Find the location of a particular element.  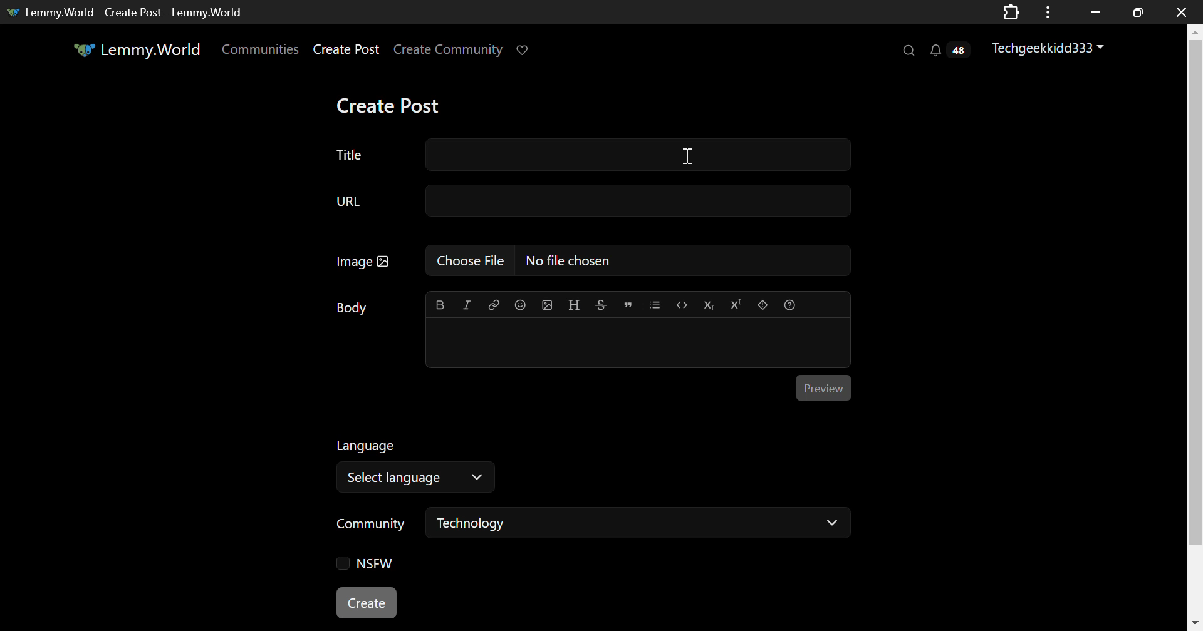

Language is located at coordinates (365, 444).